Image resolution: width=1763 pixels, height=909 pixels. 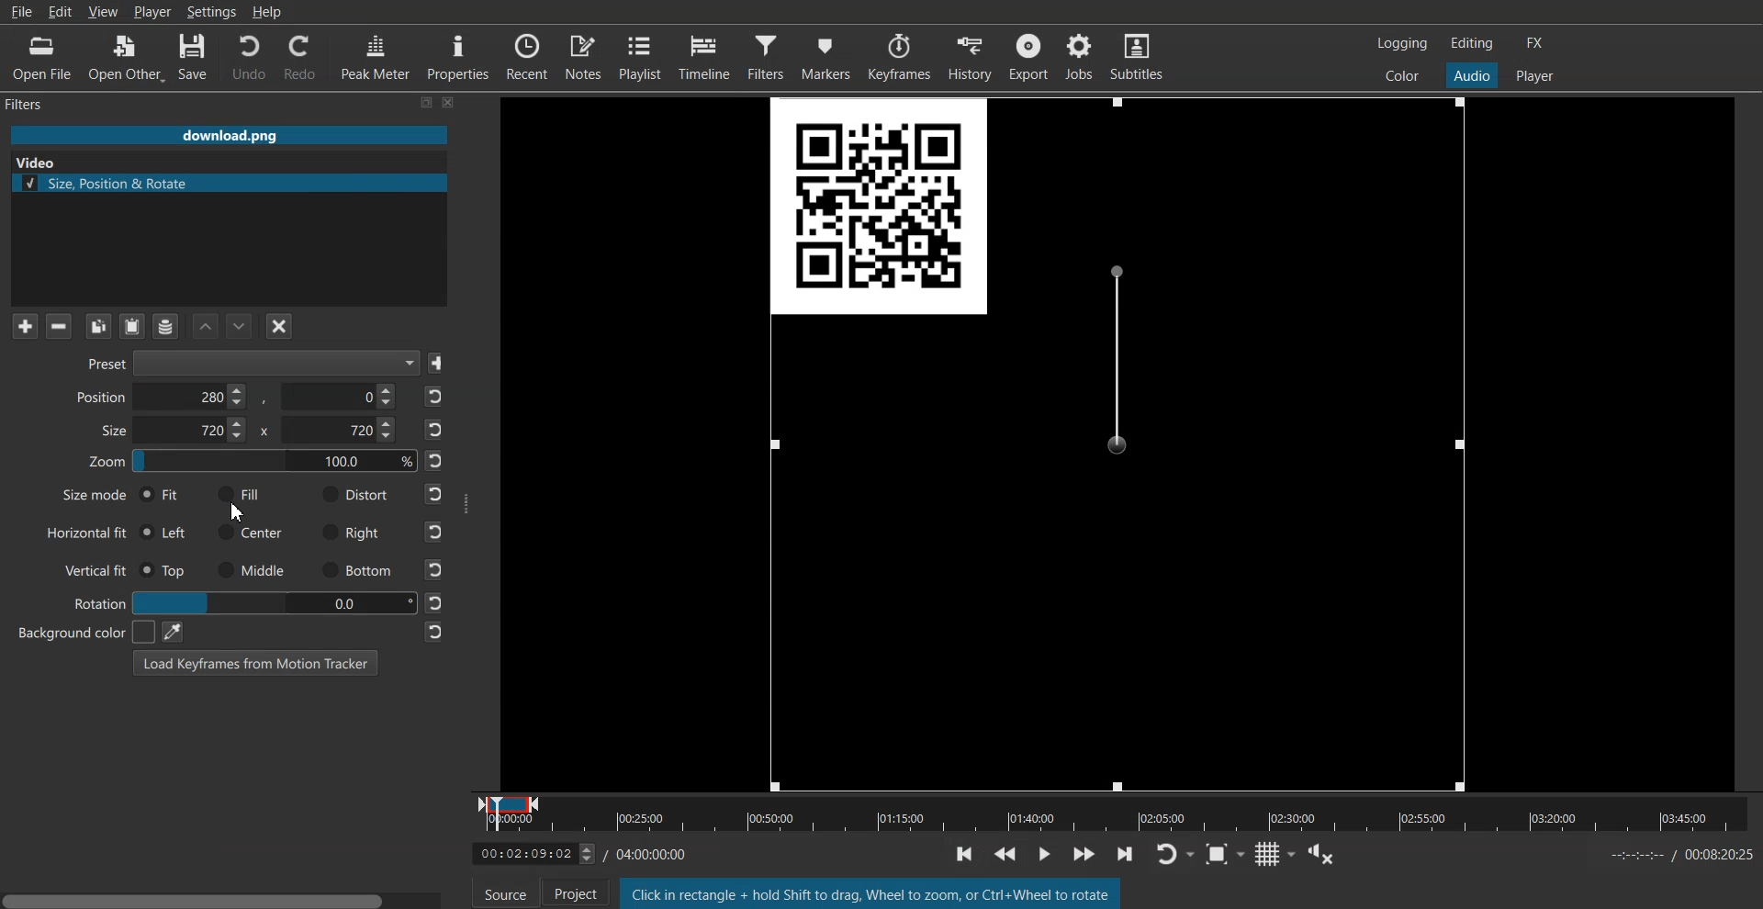 I want to click on Subtitles, so click(x=1139, y=54).